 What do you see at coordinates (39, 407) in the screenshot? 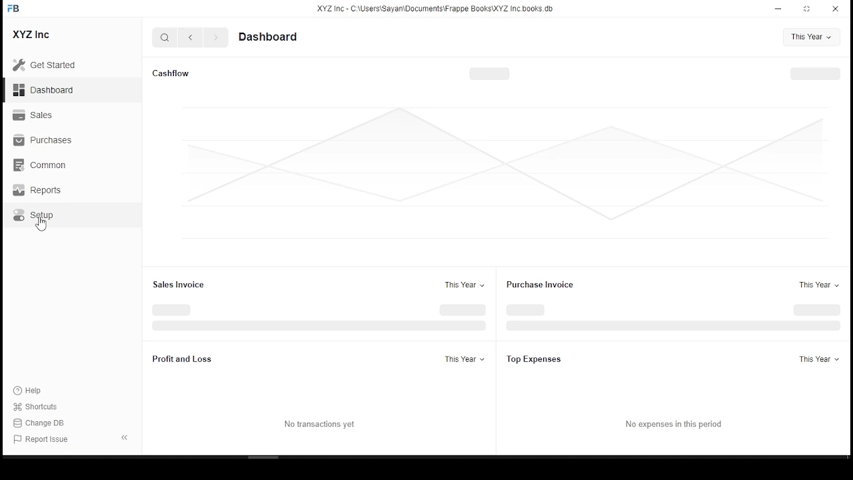
I see `shortcuts` at bounding box center [39, 407].